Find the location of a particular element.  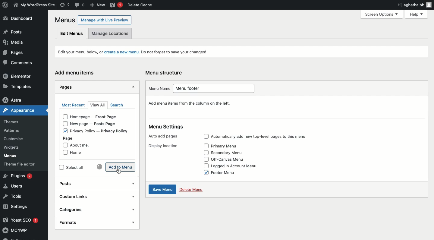

Edit your menu below, or is located at coordinates (77, 52).